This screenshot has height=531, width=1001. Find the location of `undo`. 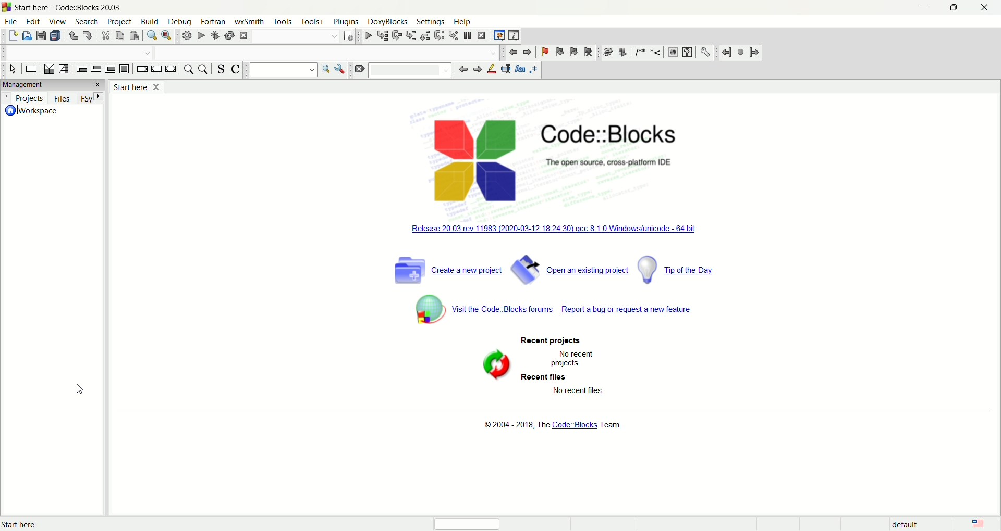

undo is located at coordinates (73, 35).